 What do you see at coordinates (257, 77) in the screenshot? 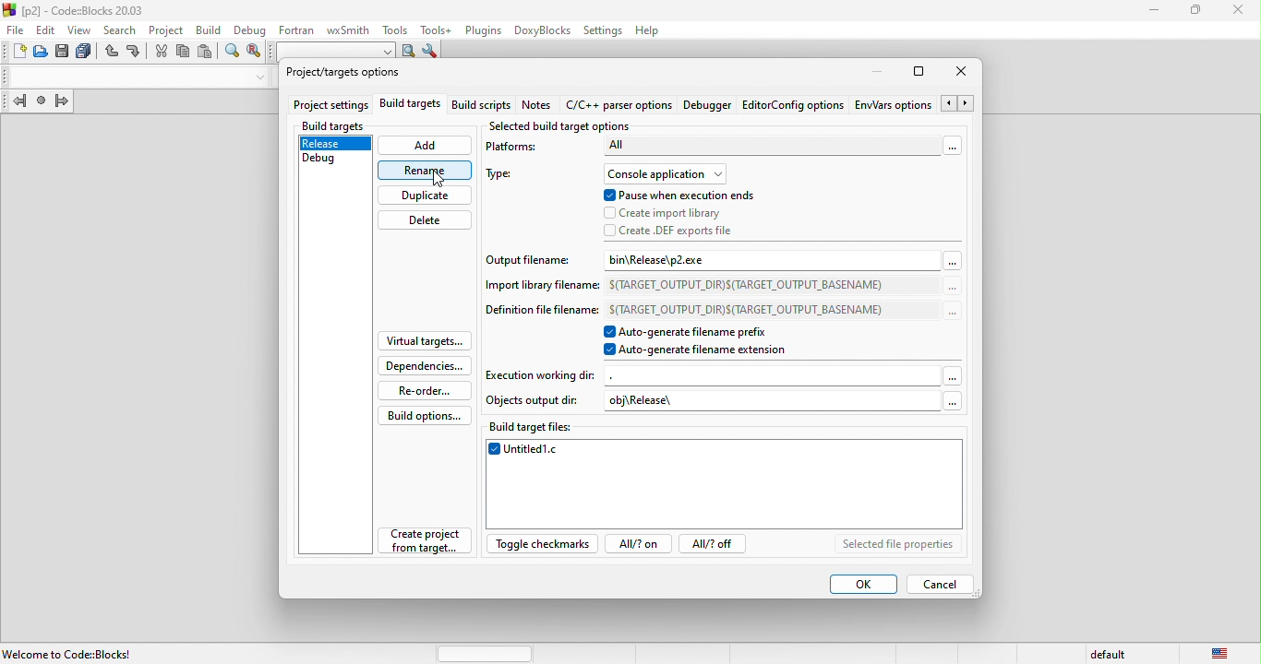
I see `drop down` at bounding box center [257, 77].